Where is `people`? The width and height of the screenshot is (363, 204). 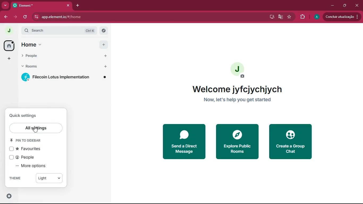 people is located at coordinates (27, 157).